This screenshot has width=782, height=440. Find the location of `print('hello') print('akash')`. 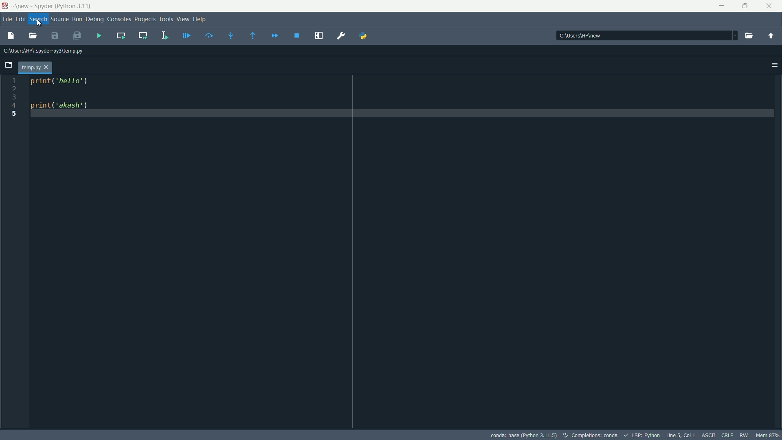

print('hello') print('akash') is located at coordinates (405, 252).